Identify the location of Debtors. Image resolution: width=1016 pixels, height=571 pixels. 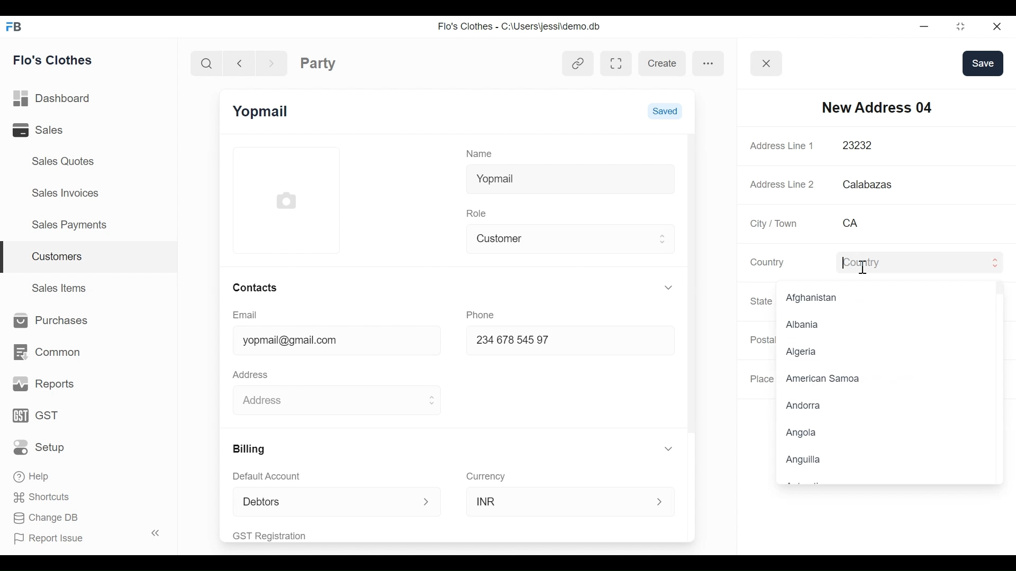
(320, 501).